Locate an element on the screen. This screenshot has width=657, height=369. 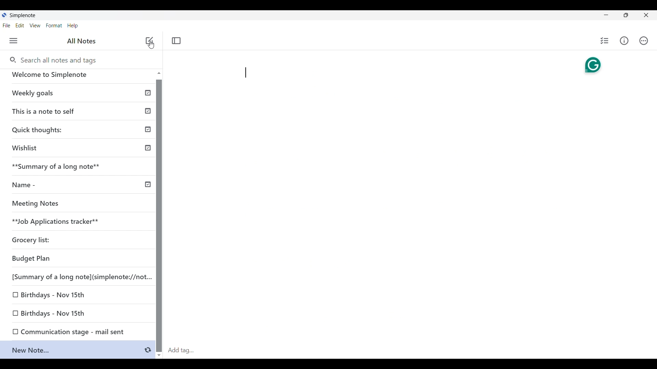
Info is located at coordinates (624, 41).